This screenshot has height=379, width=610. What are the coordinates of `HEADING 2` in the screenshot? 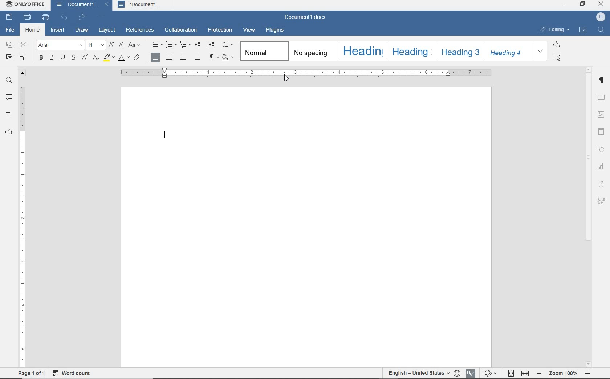 It's located at (410, 50).